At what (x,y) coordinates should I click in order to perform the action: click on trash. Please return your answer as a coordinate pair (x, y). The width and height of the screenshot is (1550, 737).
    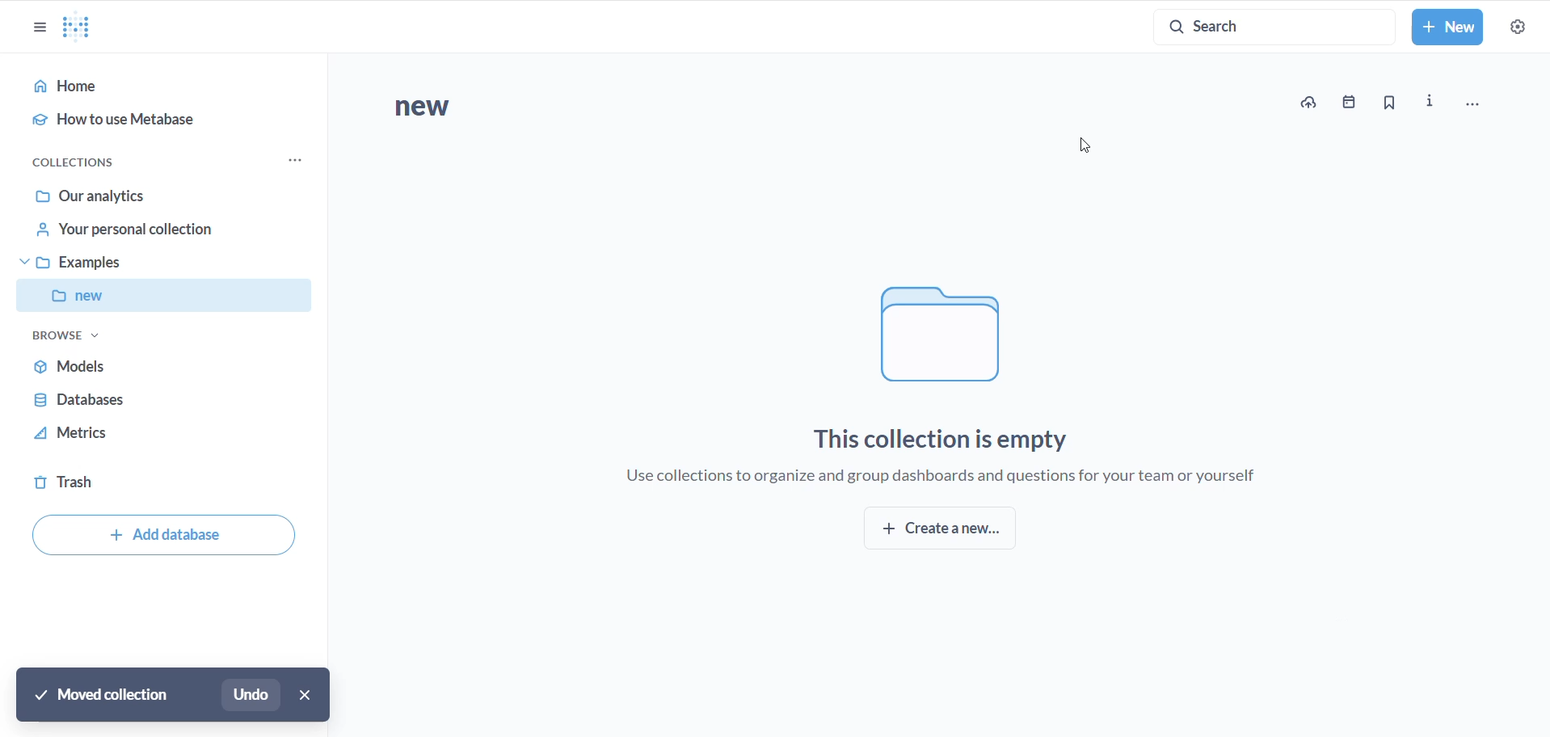
    Looking at the image, I should click on (79, 484).